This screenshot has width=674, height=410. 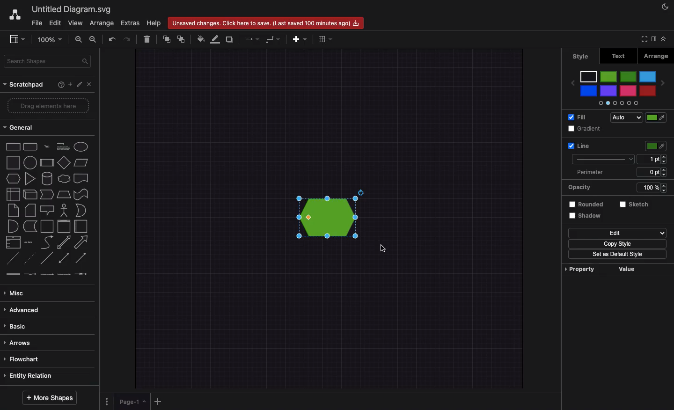 I want to click on View, so click(x=76, y=23).